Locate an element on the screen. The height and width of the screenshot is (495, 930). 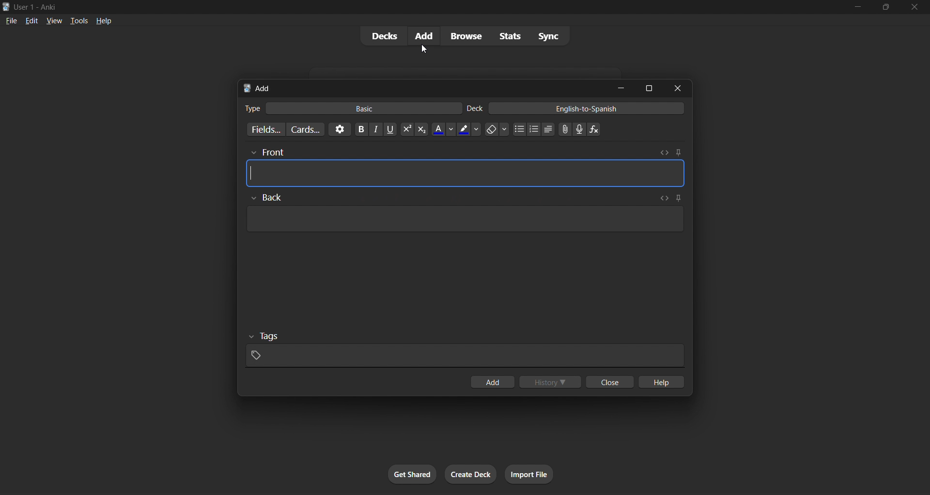
text styling is located at coordinates (483, 129).